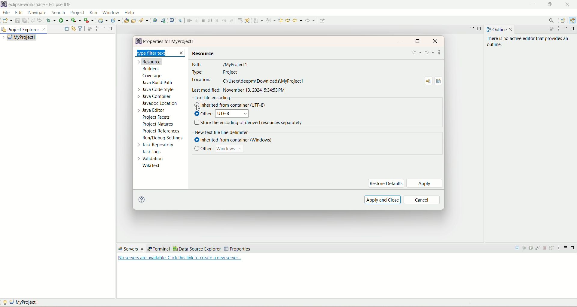  I want to click on minimize, so click(111, 28).